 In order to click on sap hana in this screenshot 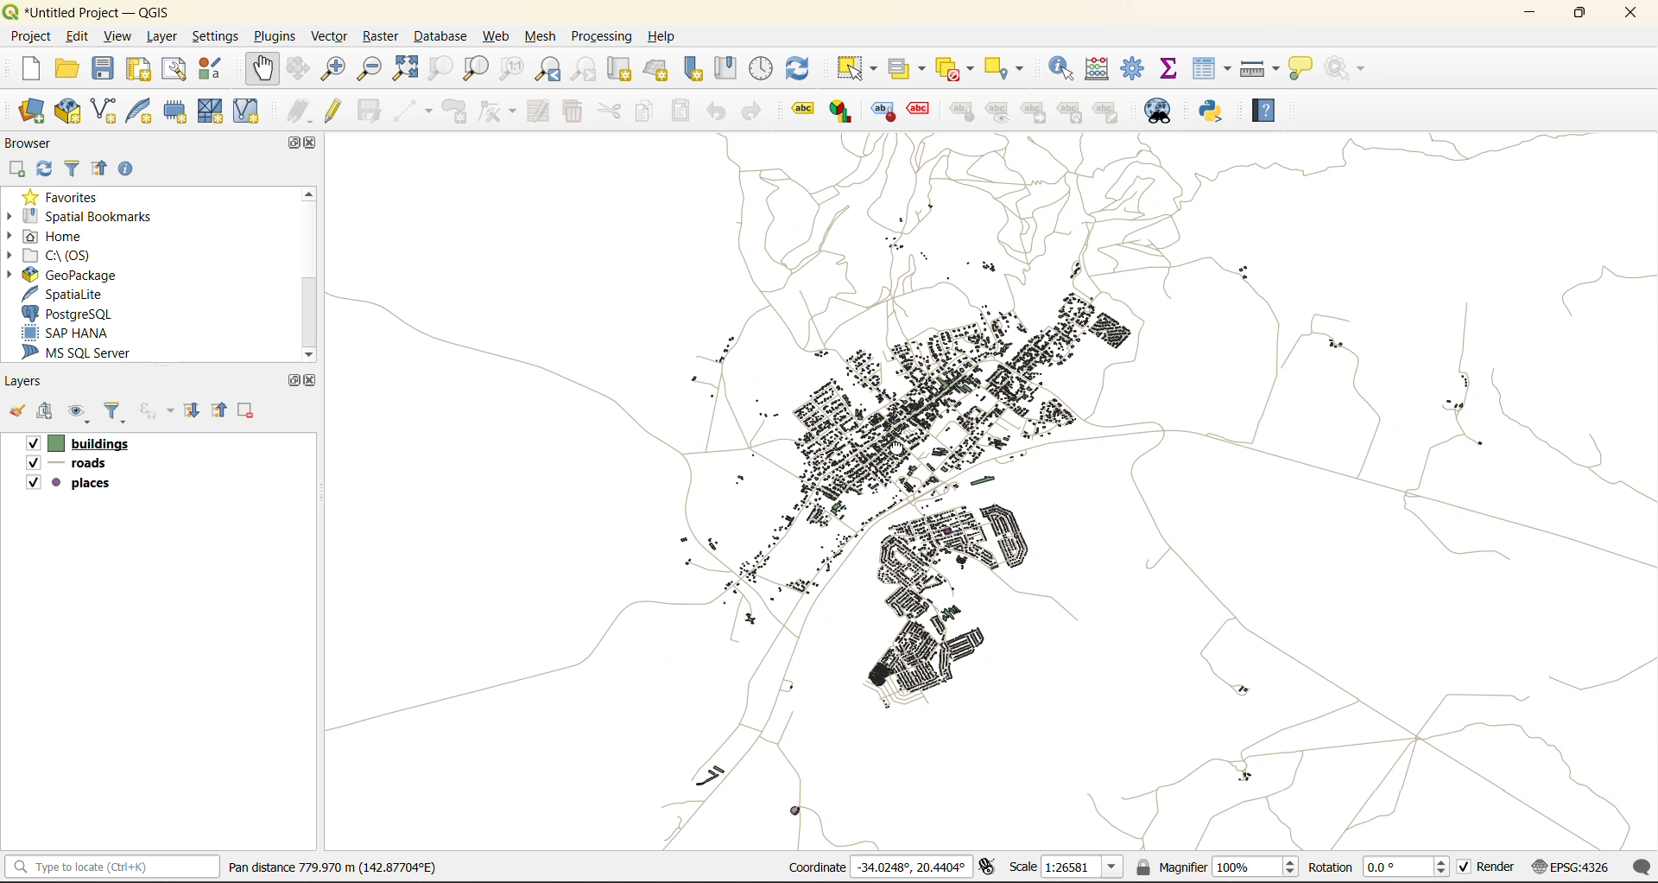, I will do `click(71, 334)`.